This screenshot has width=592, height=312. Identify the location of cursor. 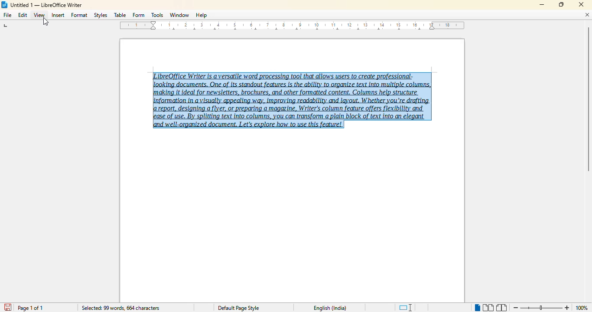
(46, 22).